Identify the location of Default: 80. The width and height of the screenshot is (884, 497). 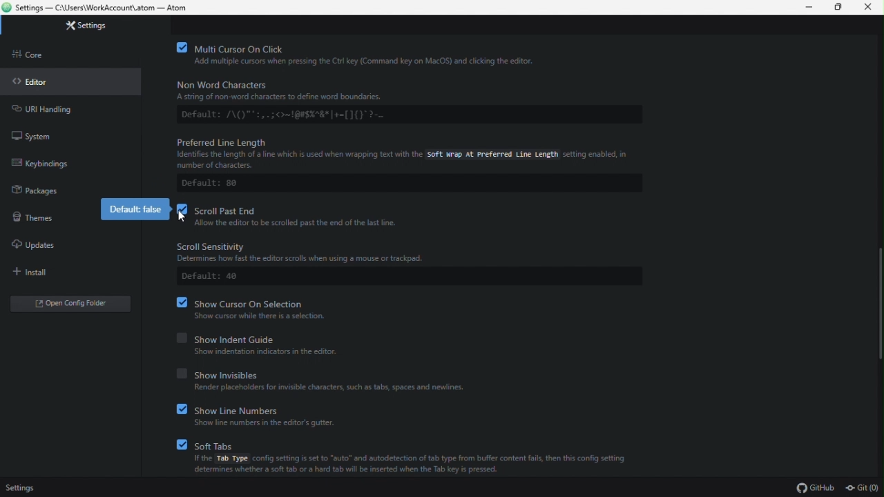
(213, 184).